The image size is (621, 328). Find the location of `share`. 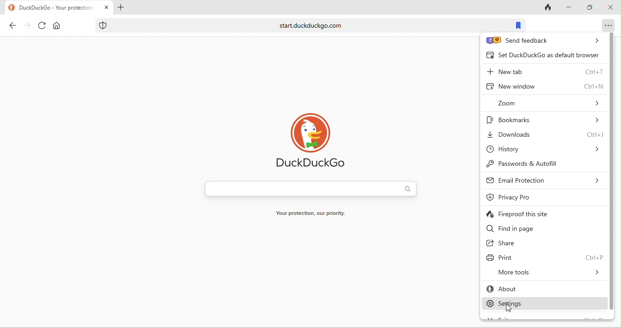

share is located at coordinates (517, 244).